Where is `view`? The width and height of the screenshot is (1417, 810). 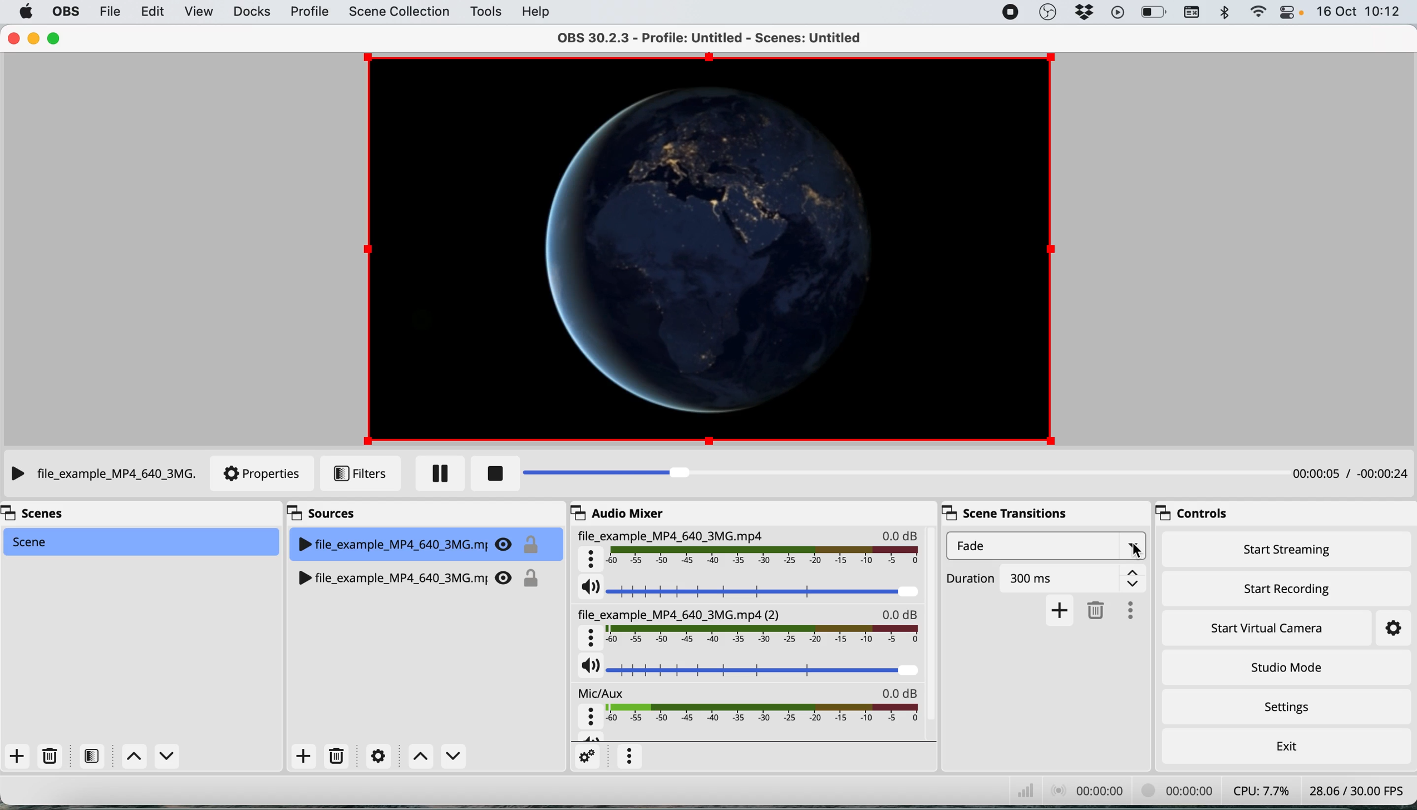 view is located at coordinates (200, 13).